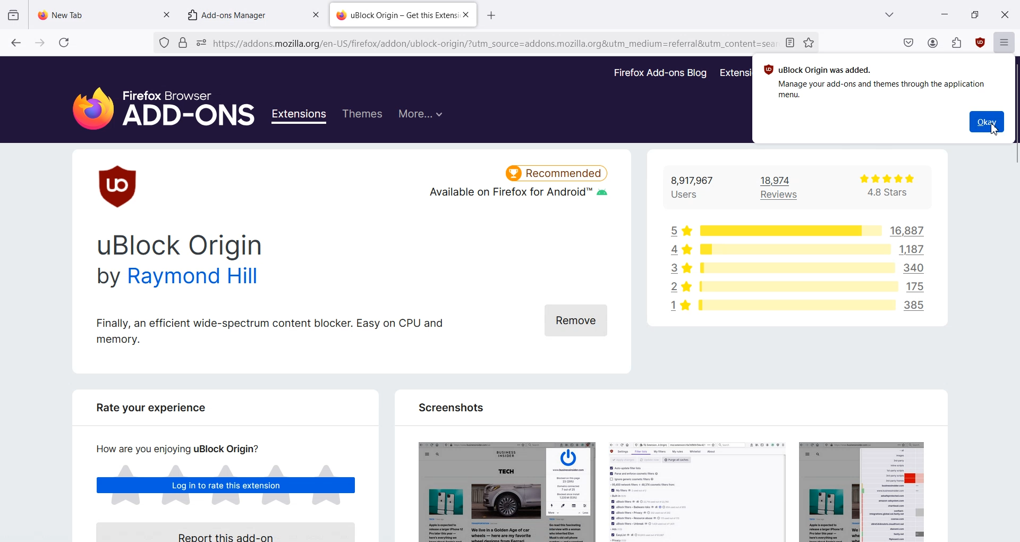 Image resolution: width=1020 pixels, height=542 pixels. What do you see at coordinates (887, 91) in the screenshot?
I see `Manage your add-ons and themes through the application menu.` at bounding box center [887, 91].